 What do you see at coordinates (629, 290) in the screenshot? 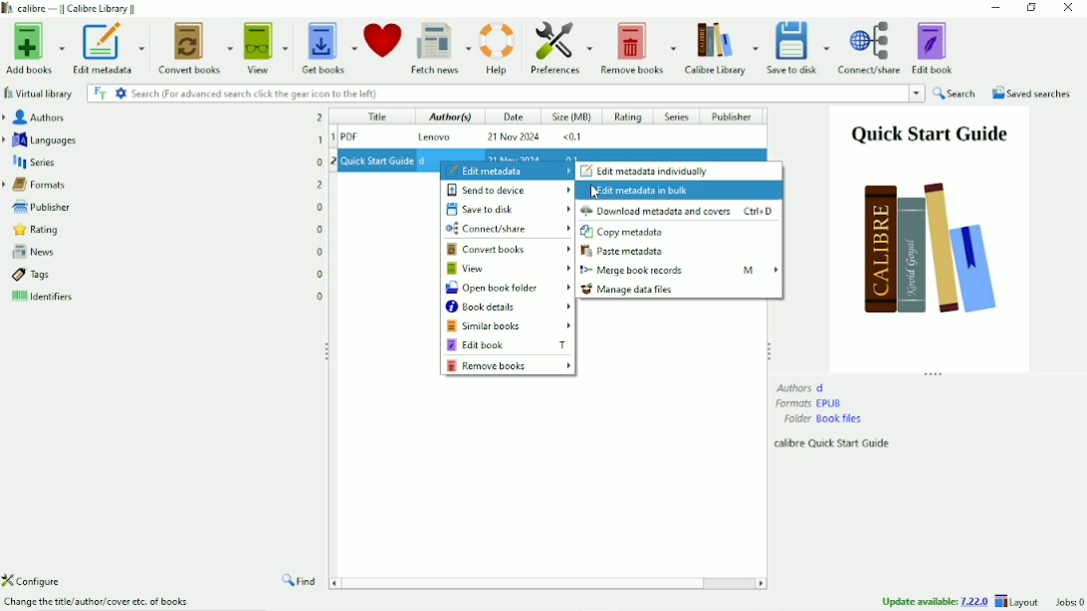
I see `Manage data files` at bounding box center [629, 290].